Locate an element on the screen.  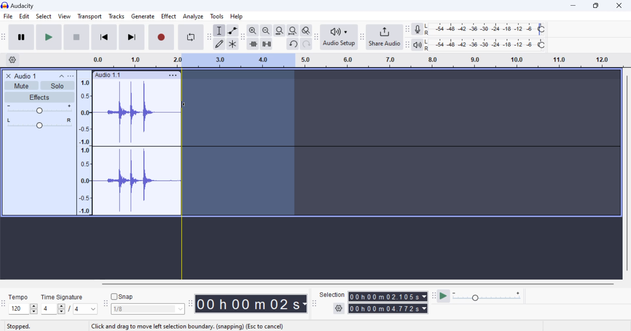
Stop is located at coordinates (77, 37).